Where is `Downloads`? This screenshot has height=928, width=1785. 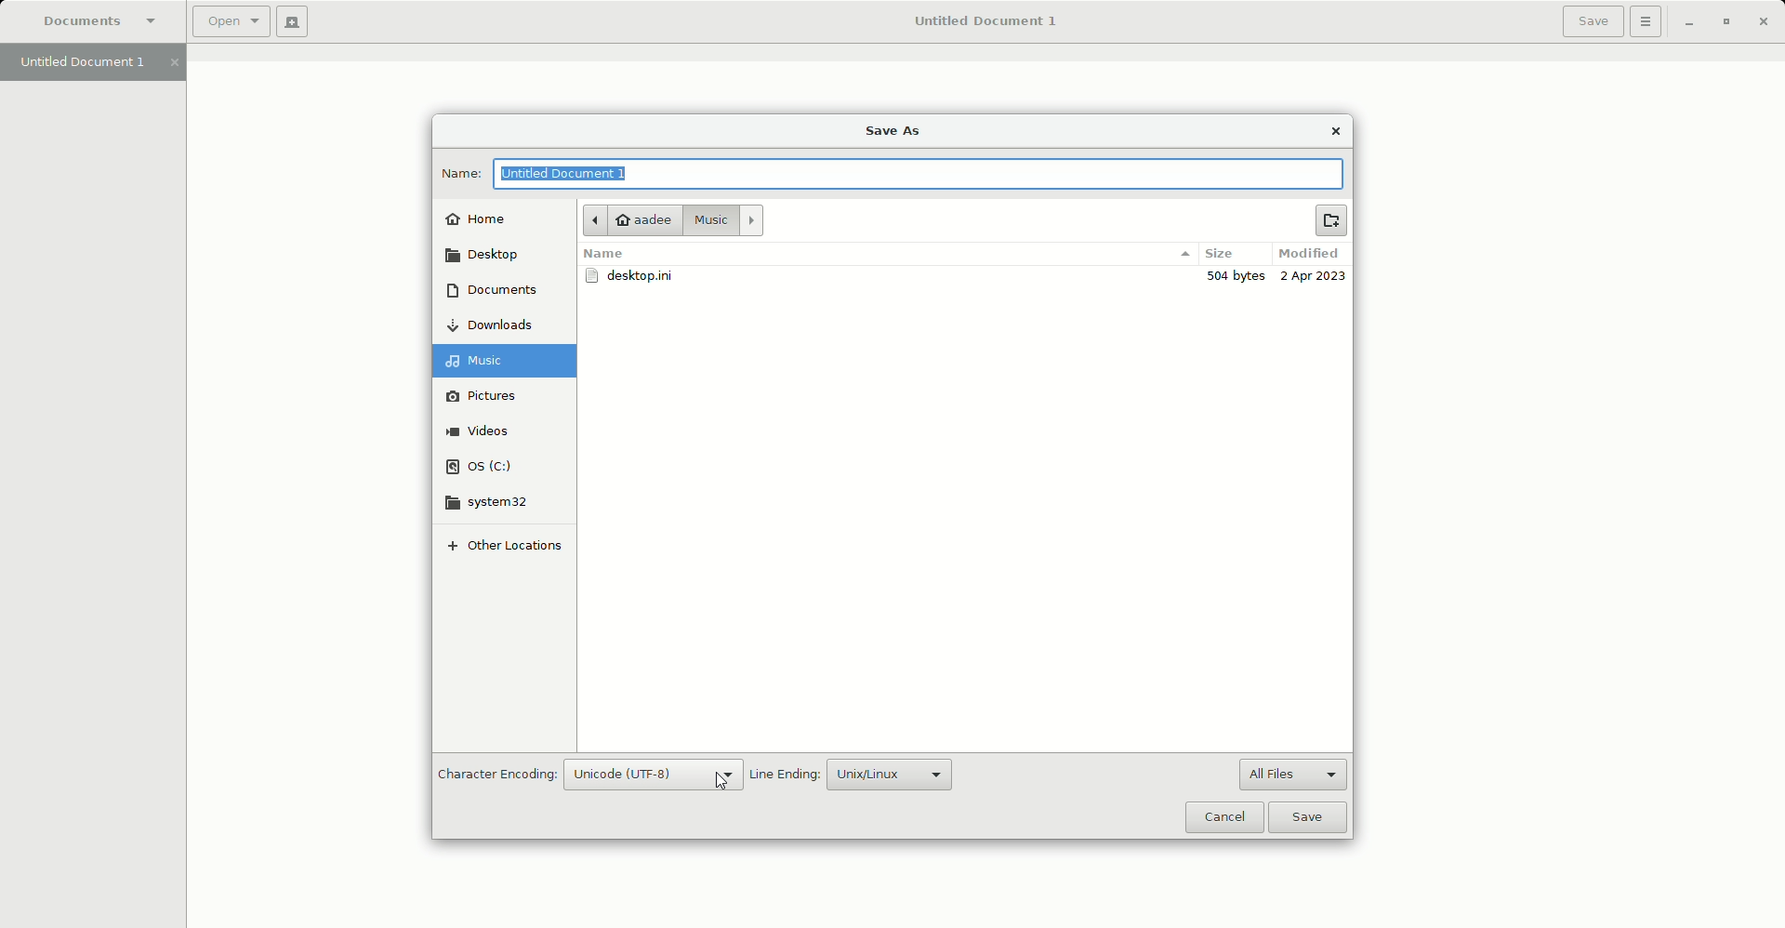
Downloads is located at coordinates (498, 325).